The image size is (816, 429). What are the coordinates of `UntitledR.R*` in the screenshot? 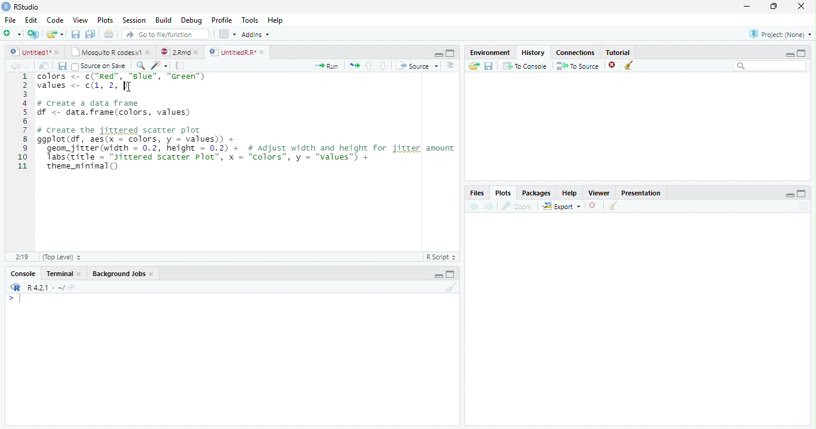 It's located at (232, 53).